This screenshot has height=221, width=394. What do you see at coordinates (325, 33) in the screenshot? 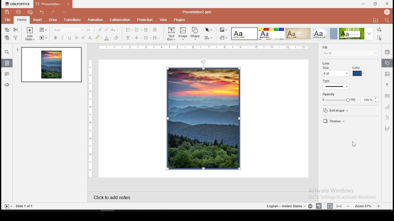
I see `theme ` at bounding box center [325, 33].